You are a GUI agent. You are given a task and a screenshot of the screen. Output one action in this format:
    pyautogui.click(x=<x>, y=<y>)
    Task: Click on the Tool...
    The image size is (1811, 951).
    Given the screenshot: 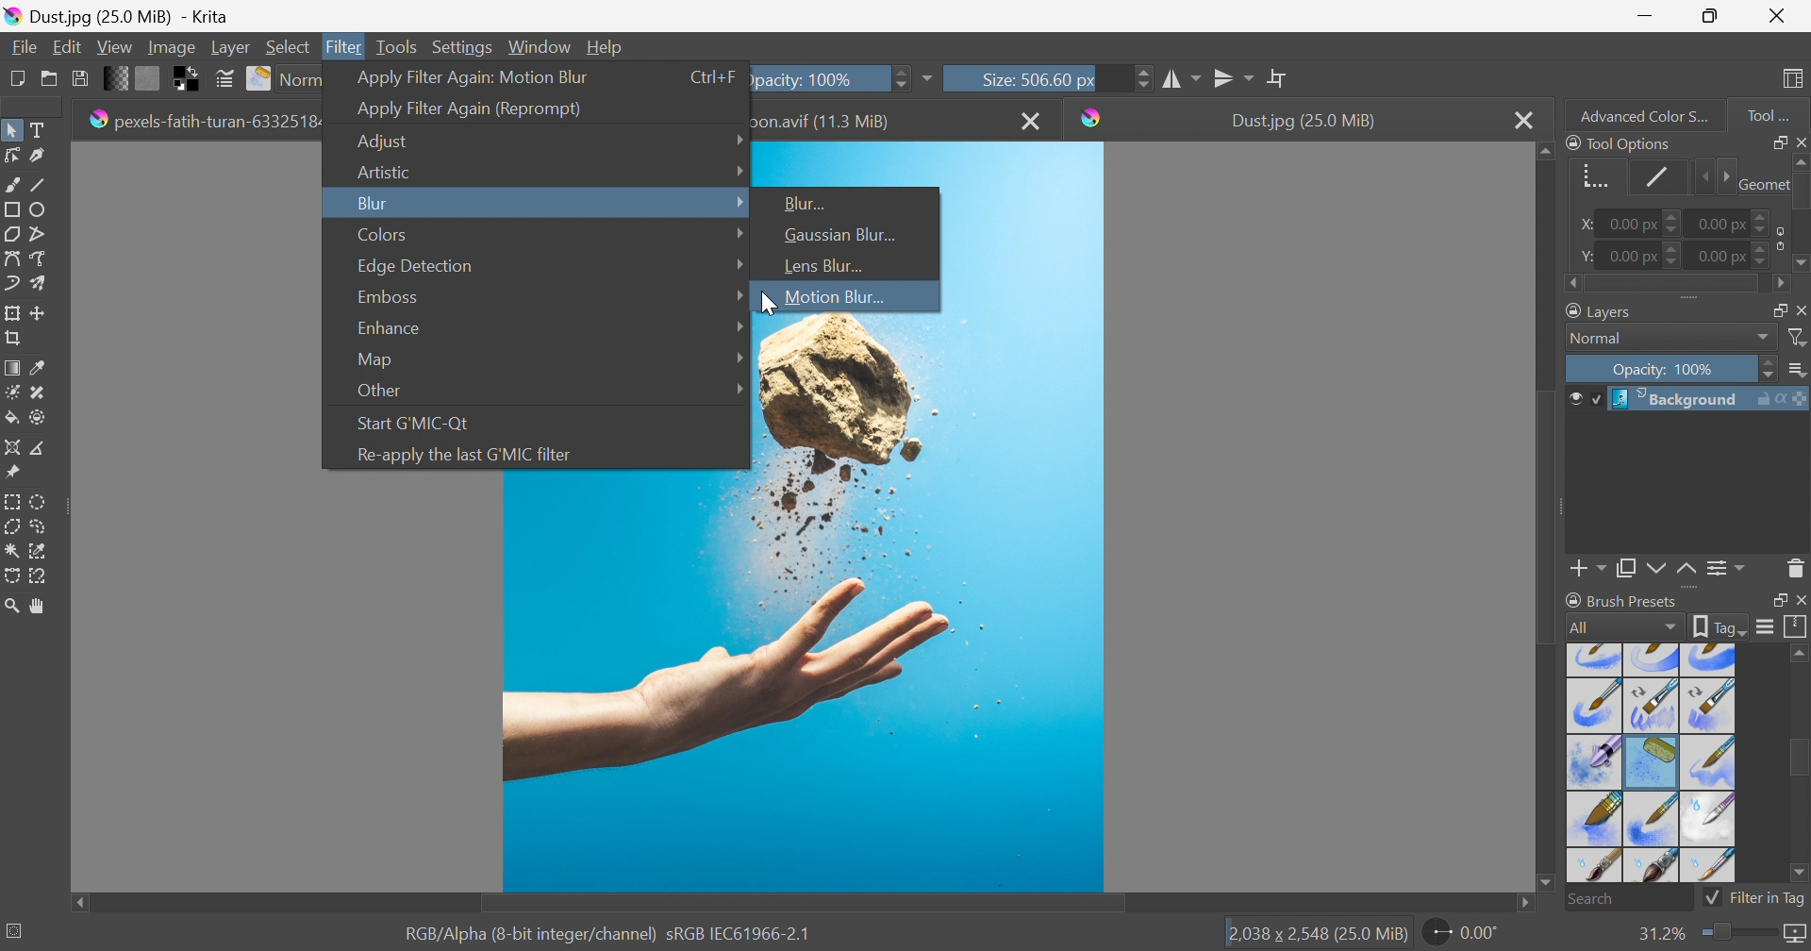 What is the action you would take?
    pyautogui.click(x=1778, y=111)
    